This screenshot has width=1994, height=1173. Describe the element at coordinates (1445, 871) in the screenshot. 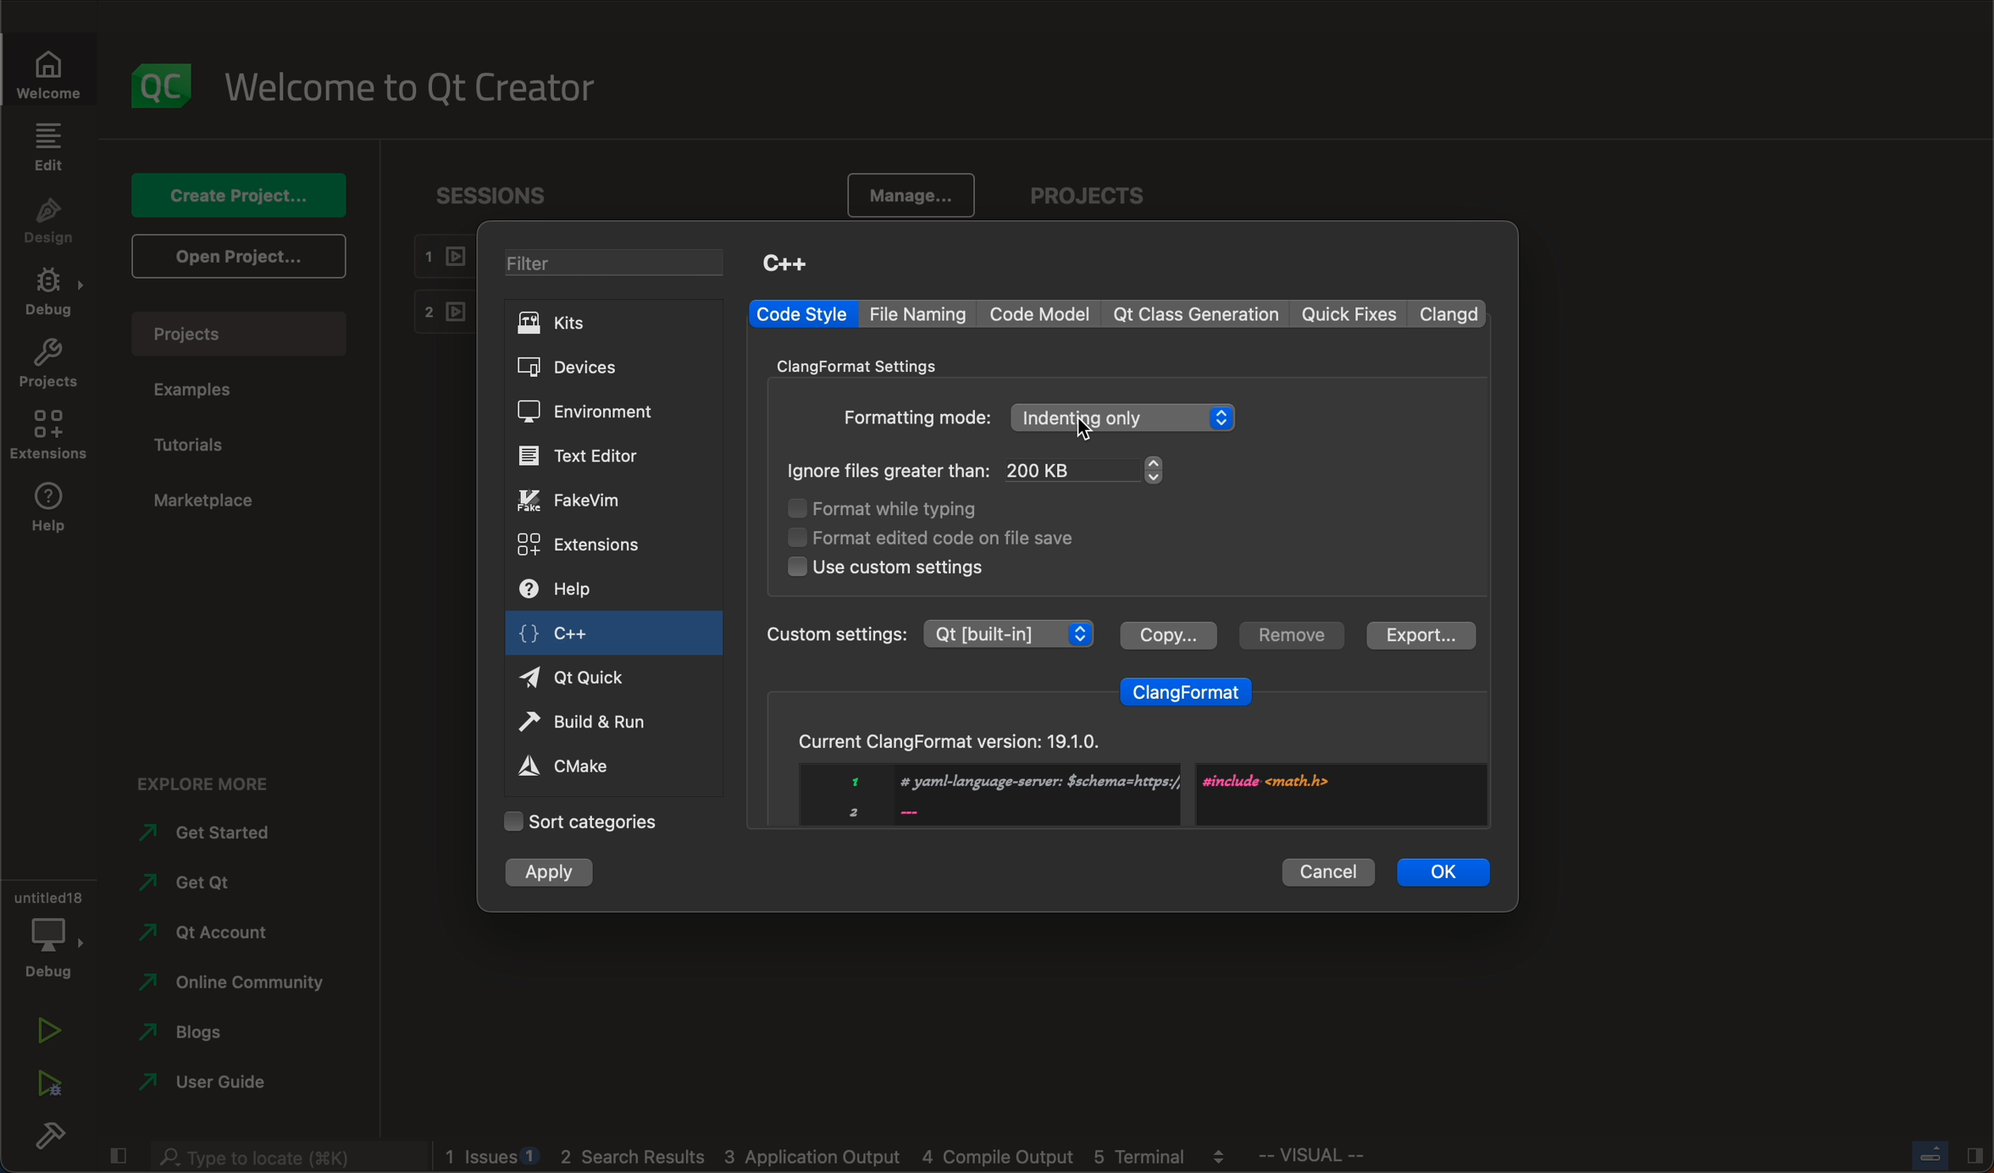

I see `ok` at that location.